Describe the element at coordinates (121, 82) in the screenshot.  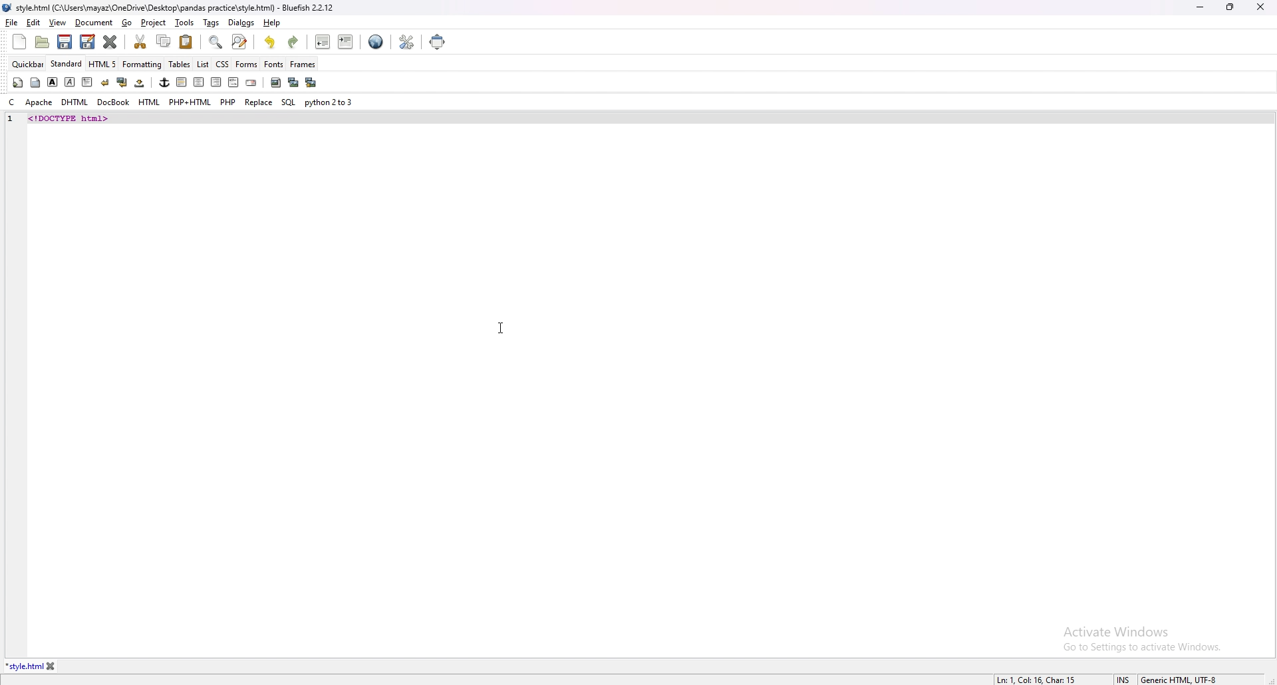
I see `break and clear` at that location.